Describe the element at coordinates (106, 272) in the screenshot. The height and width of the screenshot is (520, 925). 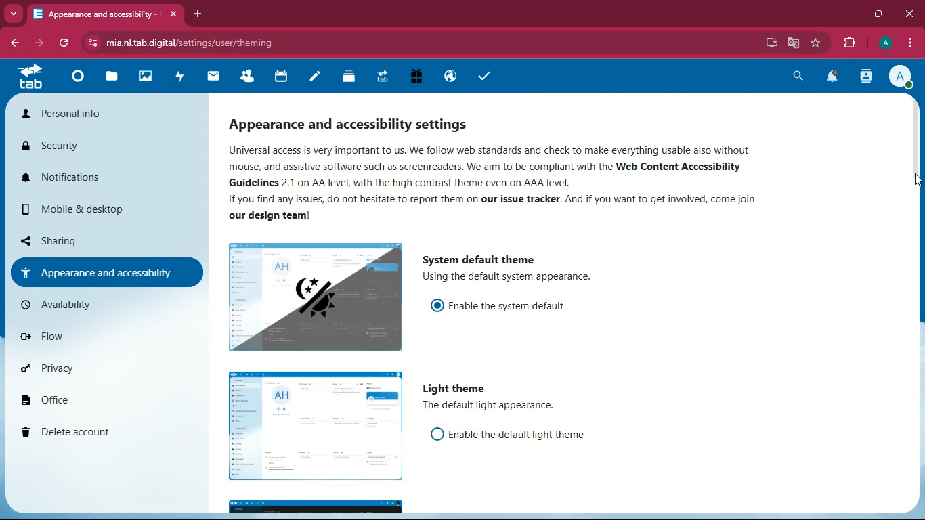
I see `appearance` at that location.